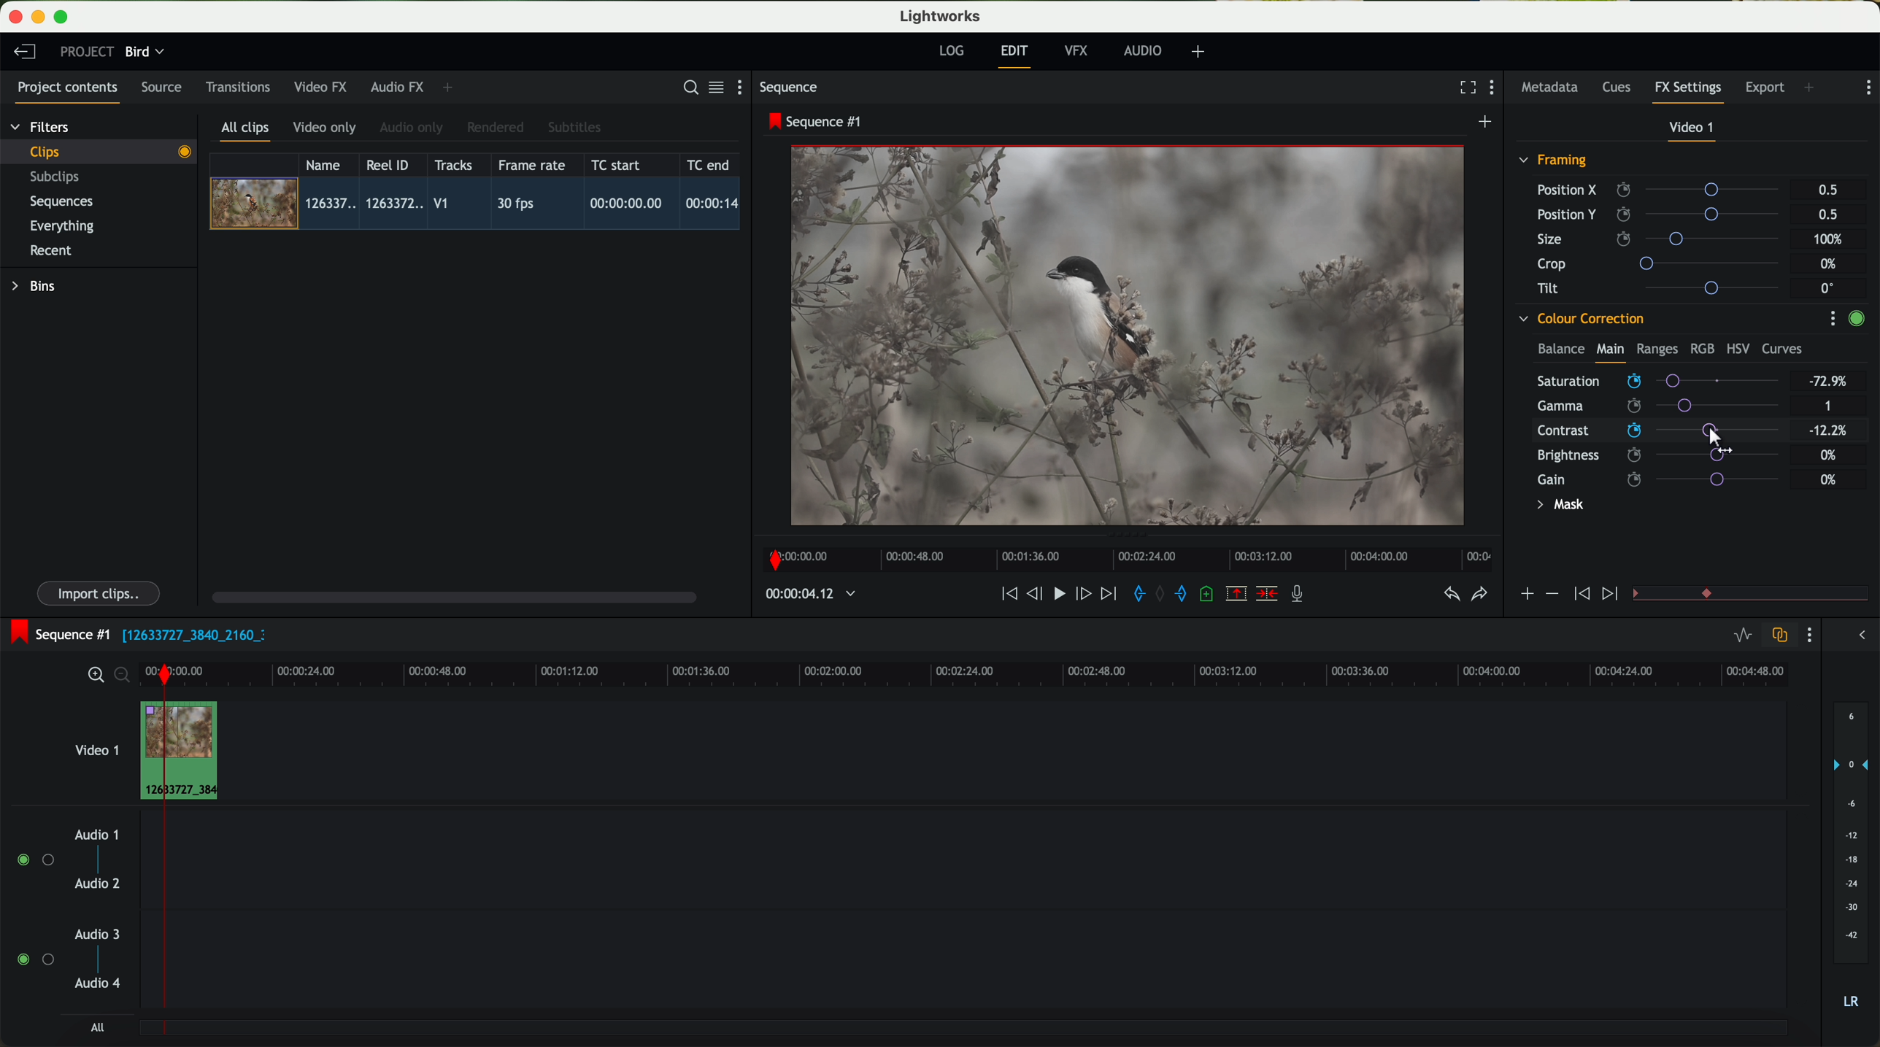 The width and height of the screenshot is (1880, 1047). I want to click on nudge one frame back, so click(1037, 595).